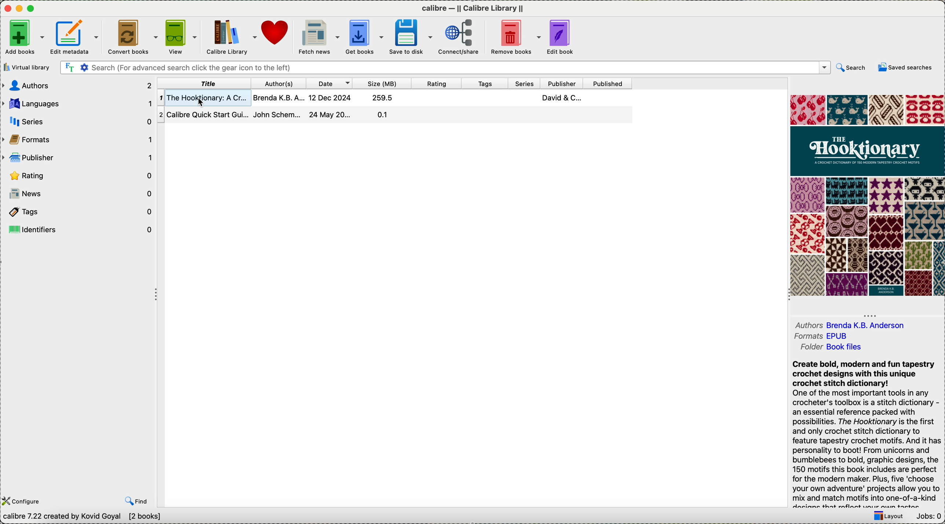 This screenshot has height=524, width=945. I want to click on minimize program, so click(21, 9).